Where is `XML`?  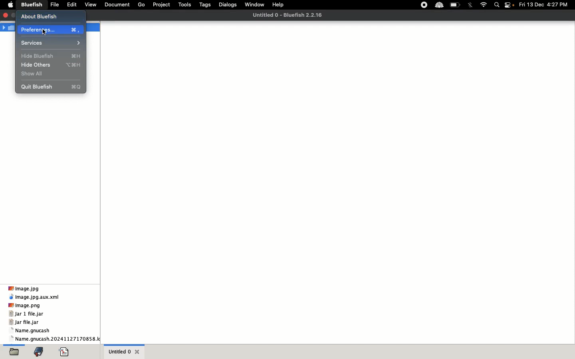 XML is located at coordinates (35, 297).